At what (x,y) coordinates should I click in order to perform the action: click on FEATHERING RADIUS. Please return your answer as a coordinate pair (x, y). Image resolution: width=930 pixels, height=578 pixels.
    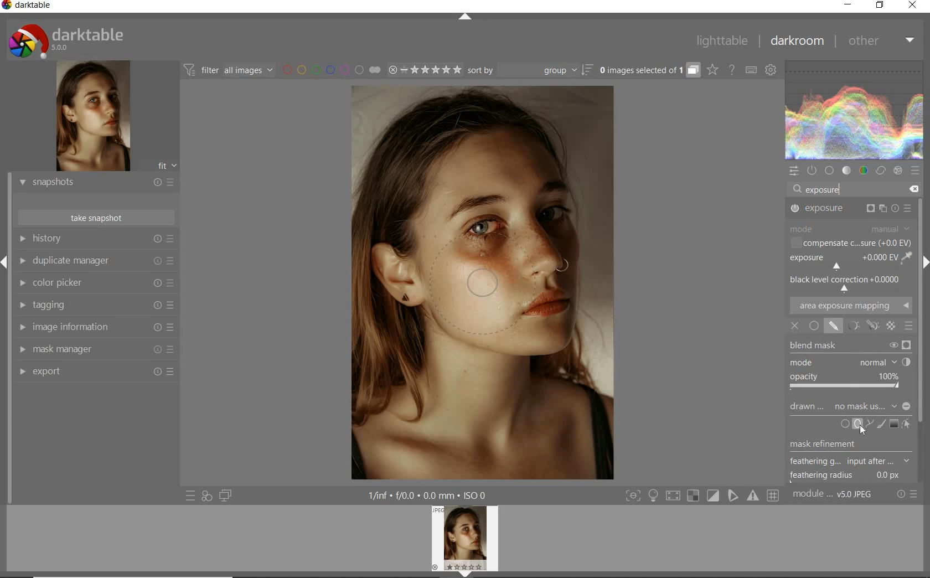
    Looking at the image, I should click on (849, 476).